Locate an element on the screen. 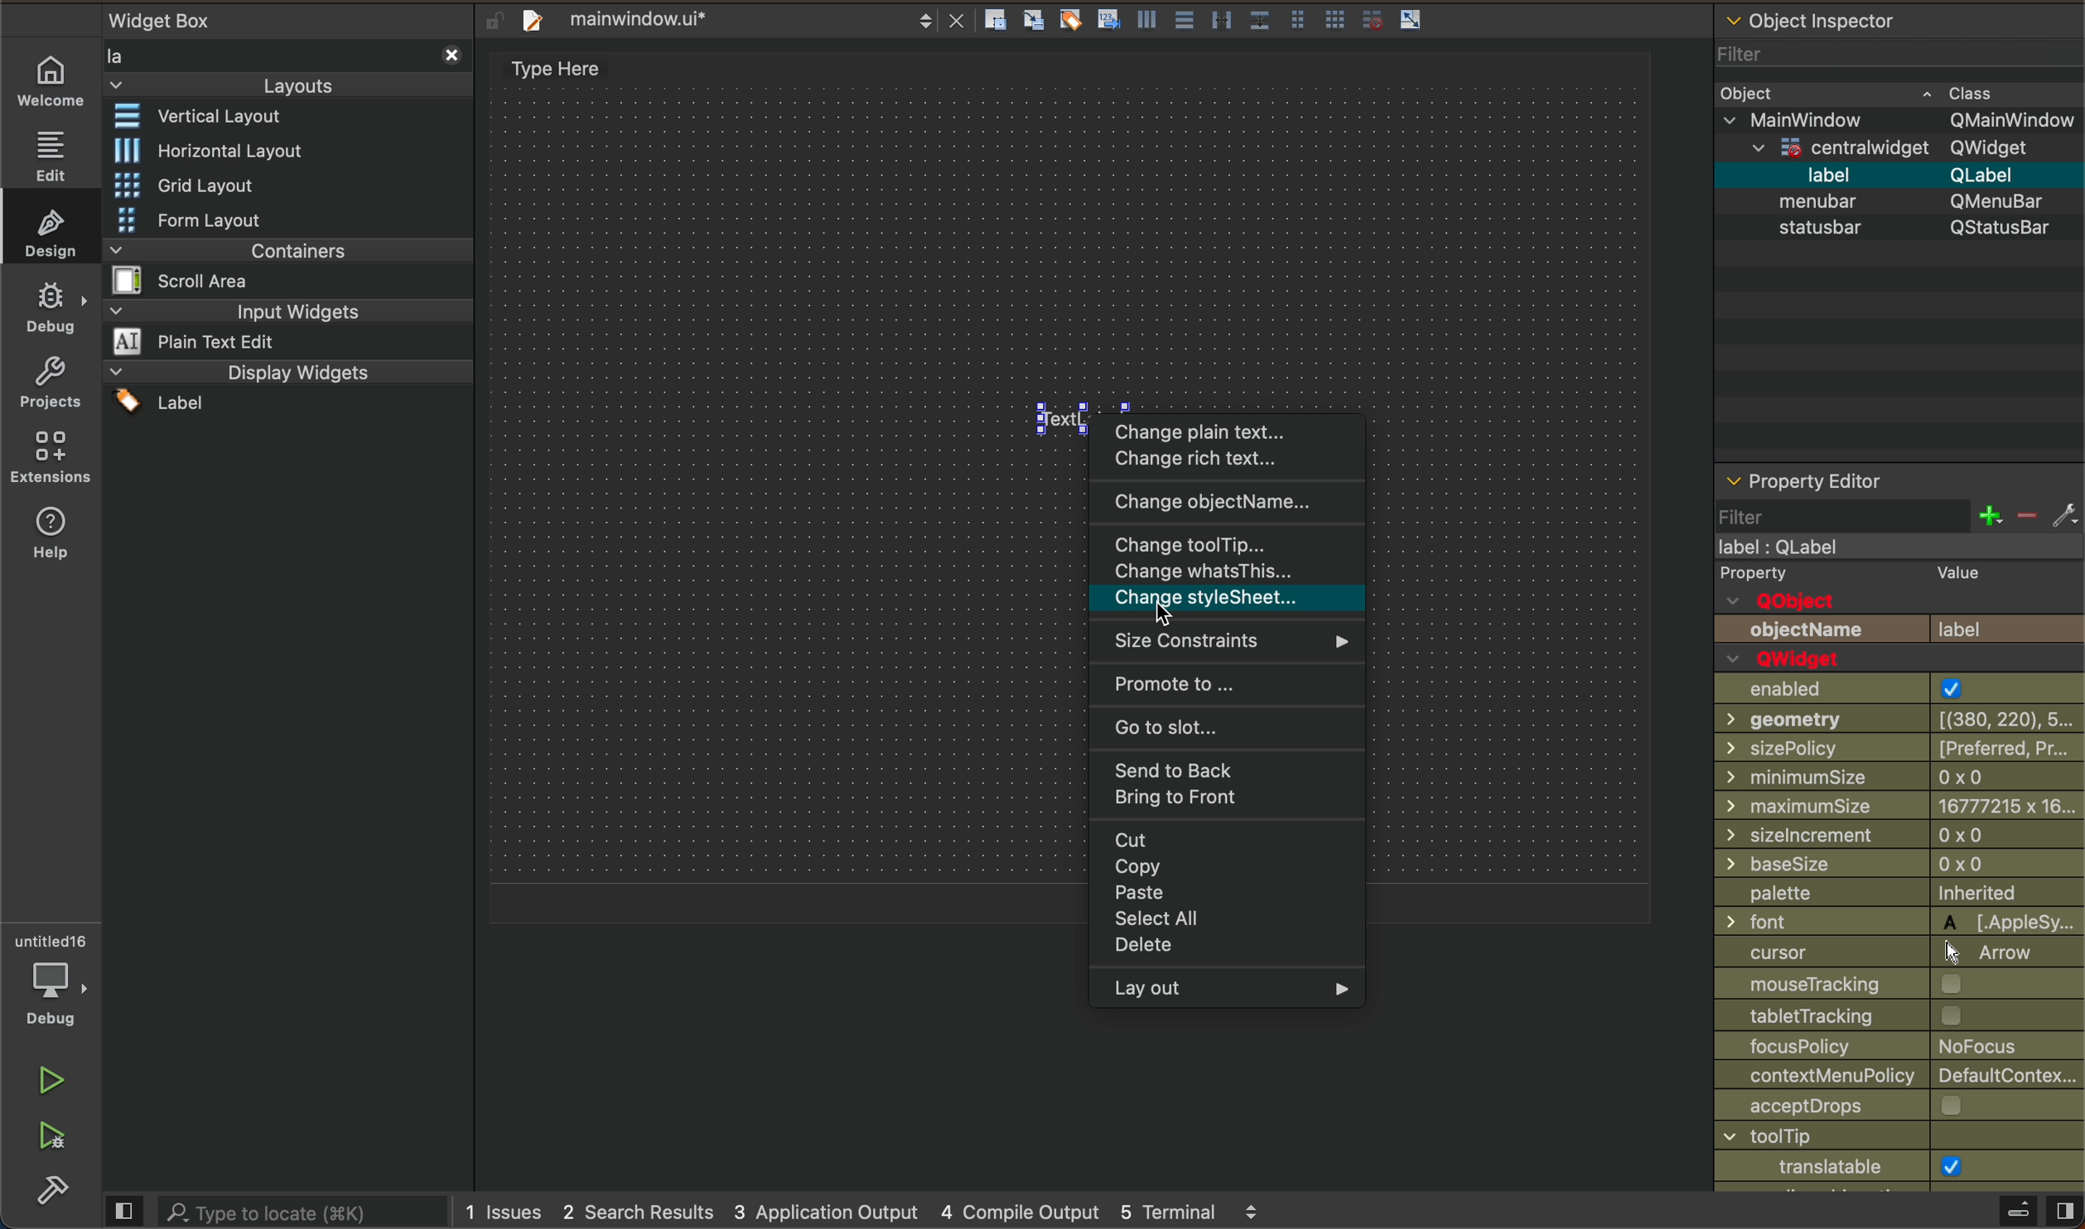  enabled is located at coordinates (1897, 677).